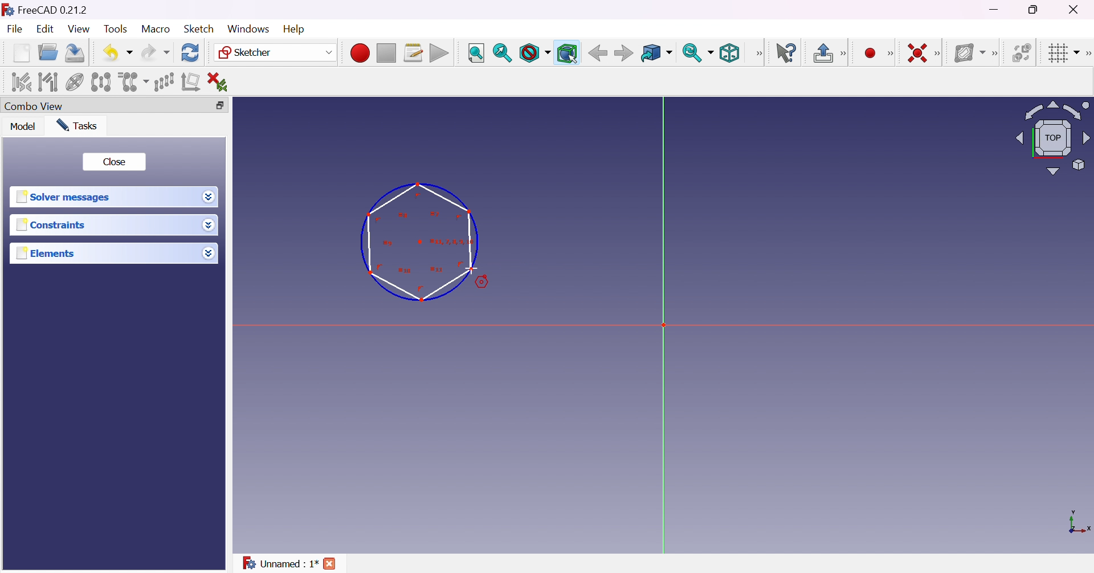  What do you see at coordinates (1038, 9) in the screenshot?
I see `Restore down` at bounding box center [1038, 9].